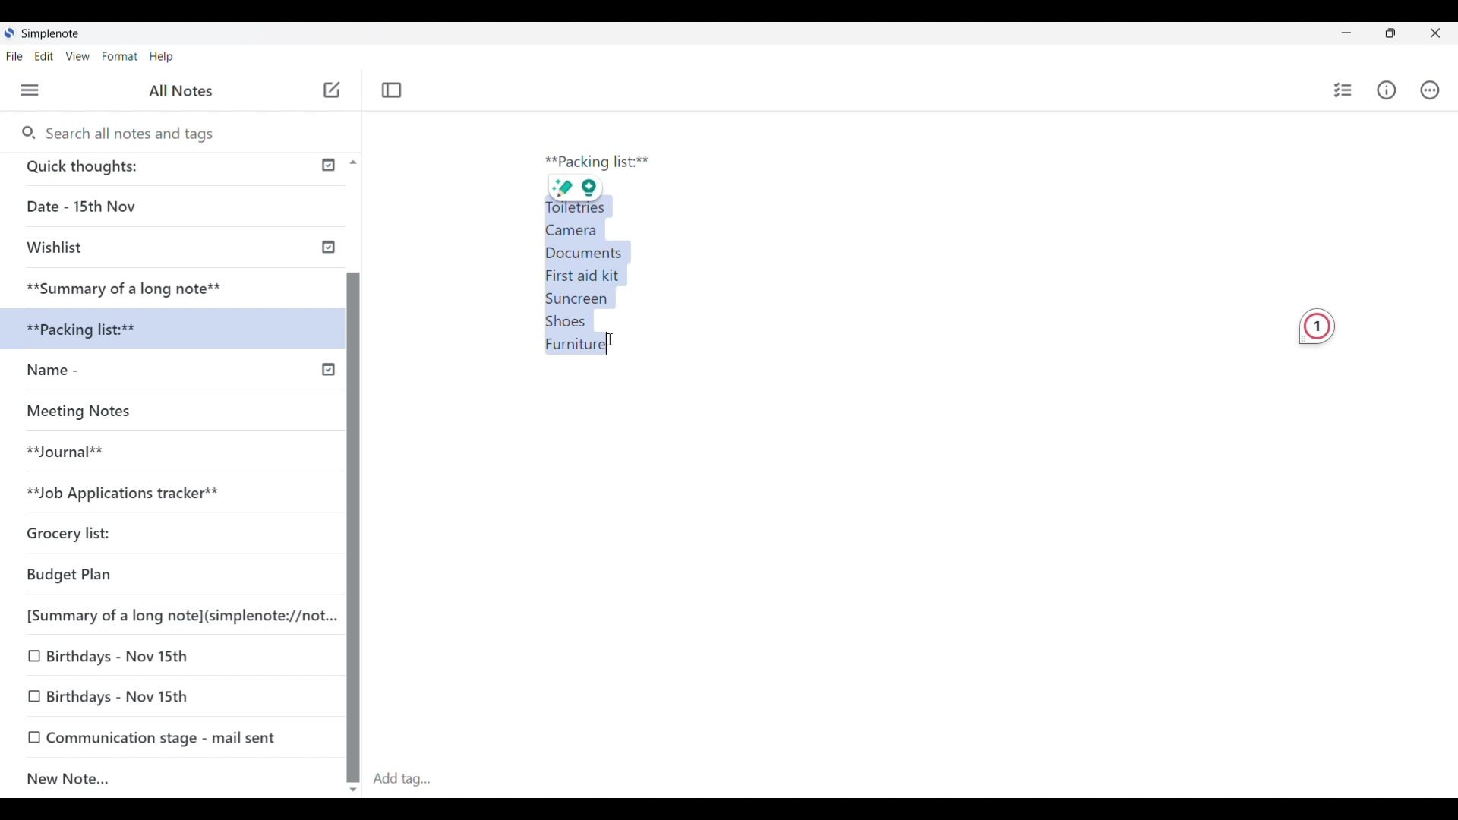  What do you see at coordinates (175, 615) in the screenshot?
I see `[Summary of a long note](simplenote://not...` at bounding box center [175, 615].